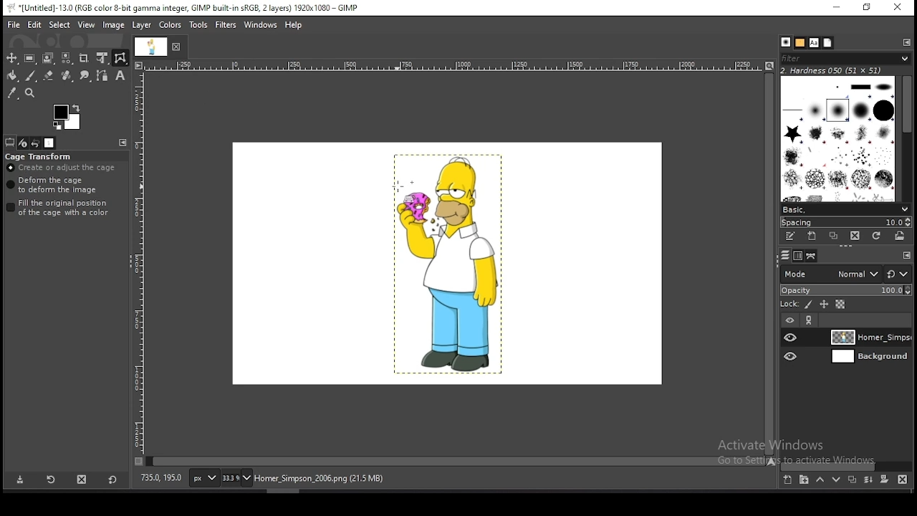 The image size is (917, 516). Describe the element at coordinates (123, 145) in the screenshot. I see `configure this tab` at that location.